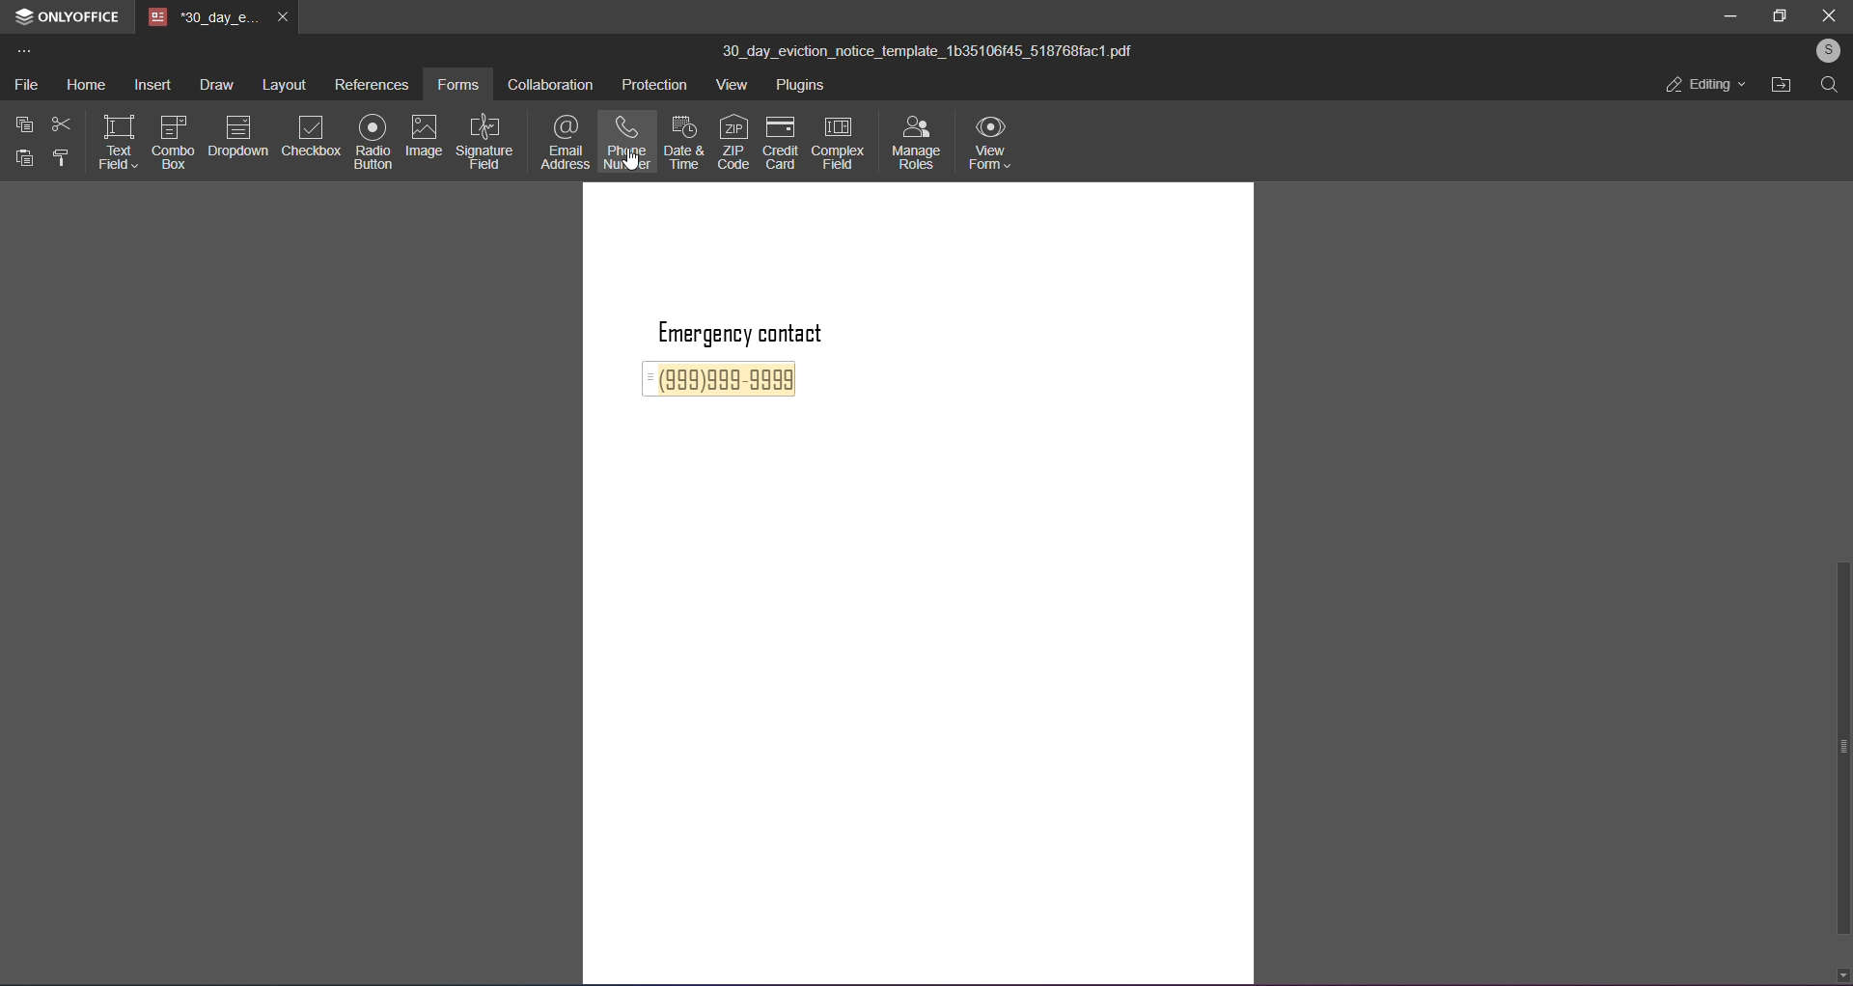 This screenshot has height=986, width=1853. Describe the element at coordinates (82, 86) in the screenshot. I see `home` at that location.